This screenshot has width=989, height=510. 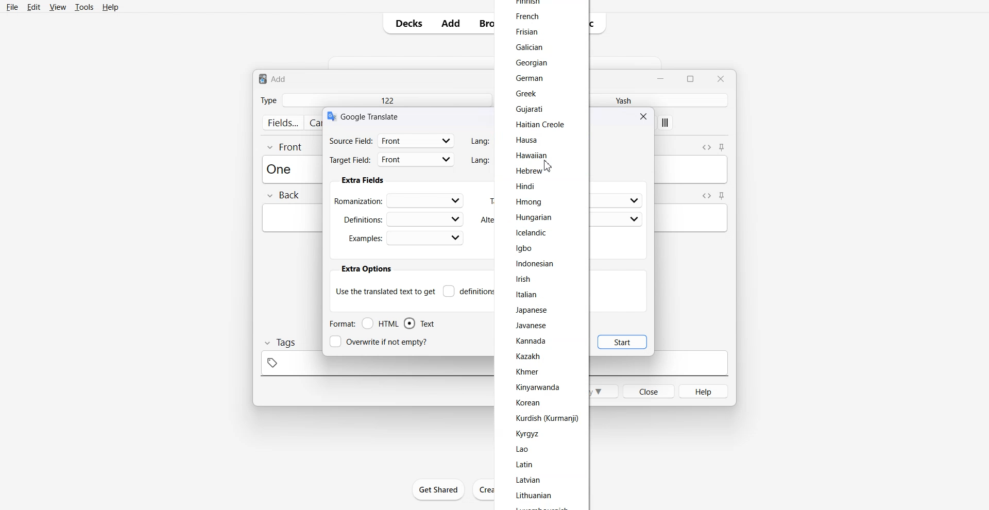 I want to click on apply custom style, so click(x=666, y=124).